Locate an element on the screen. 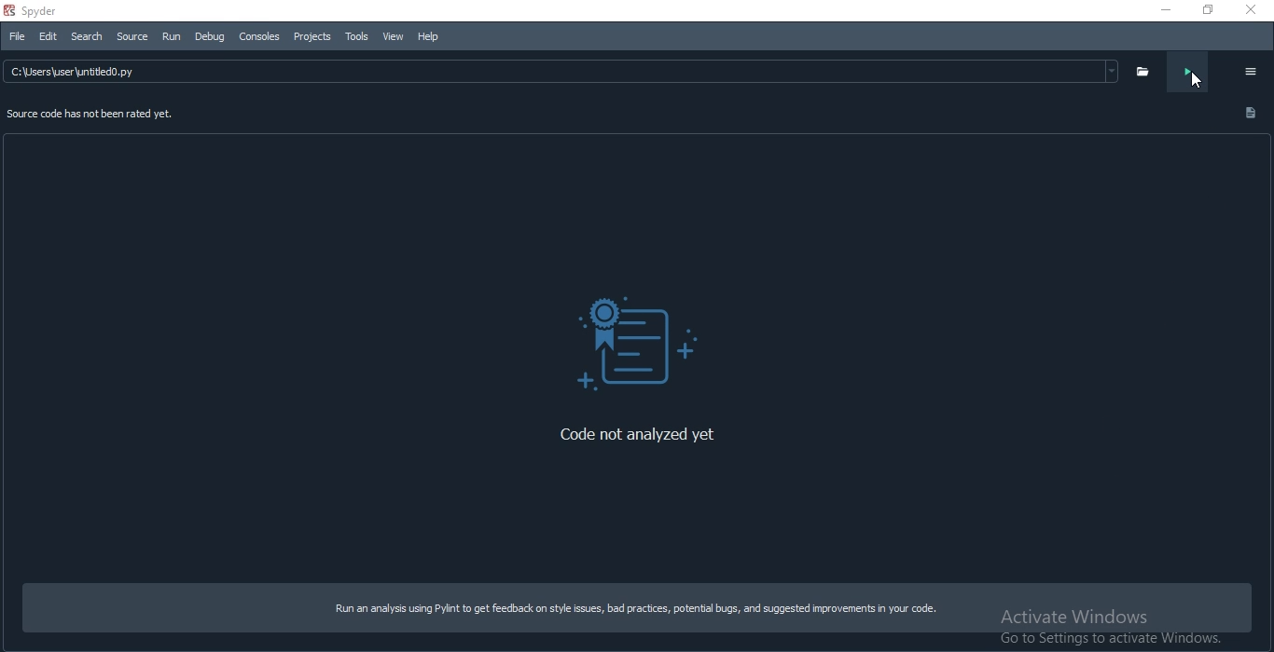  Source is located at coordinates (131, 35).